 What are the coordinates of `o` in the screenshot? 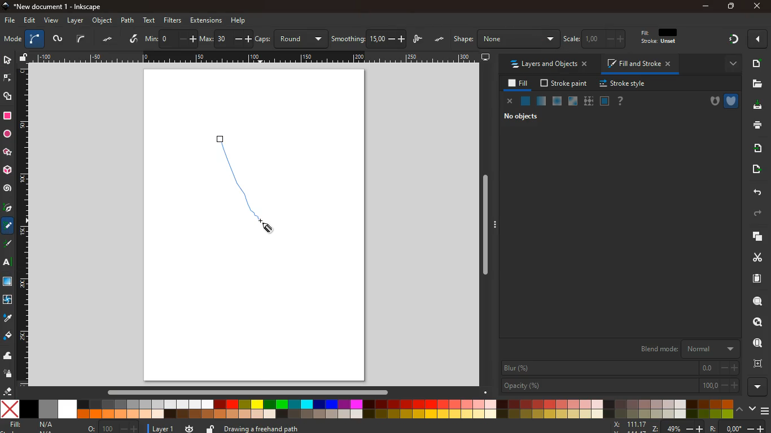 It's located at (113, 428).